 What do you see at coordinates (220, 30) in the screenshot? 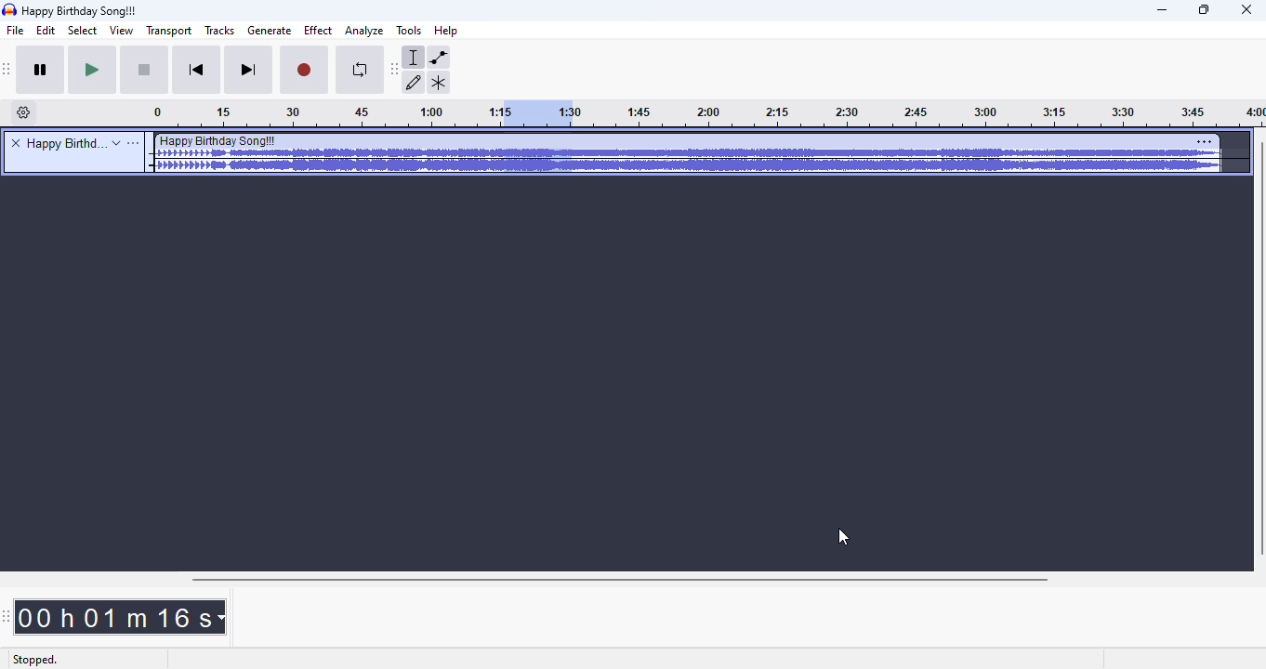
I see `tracks` at bounding box center [220, 30].